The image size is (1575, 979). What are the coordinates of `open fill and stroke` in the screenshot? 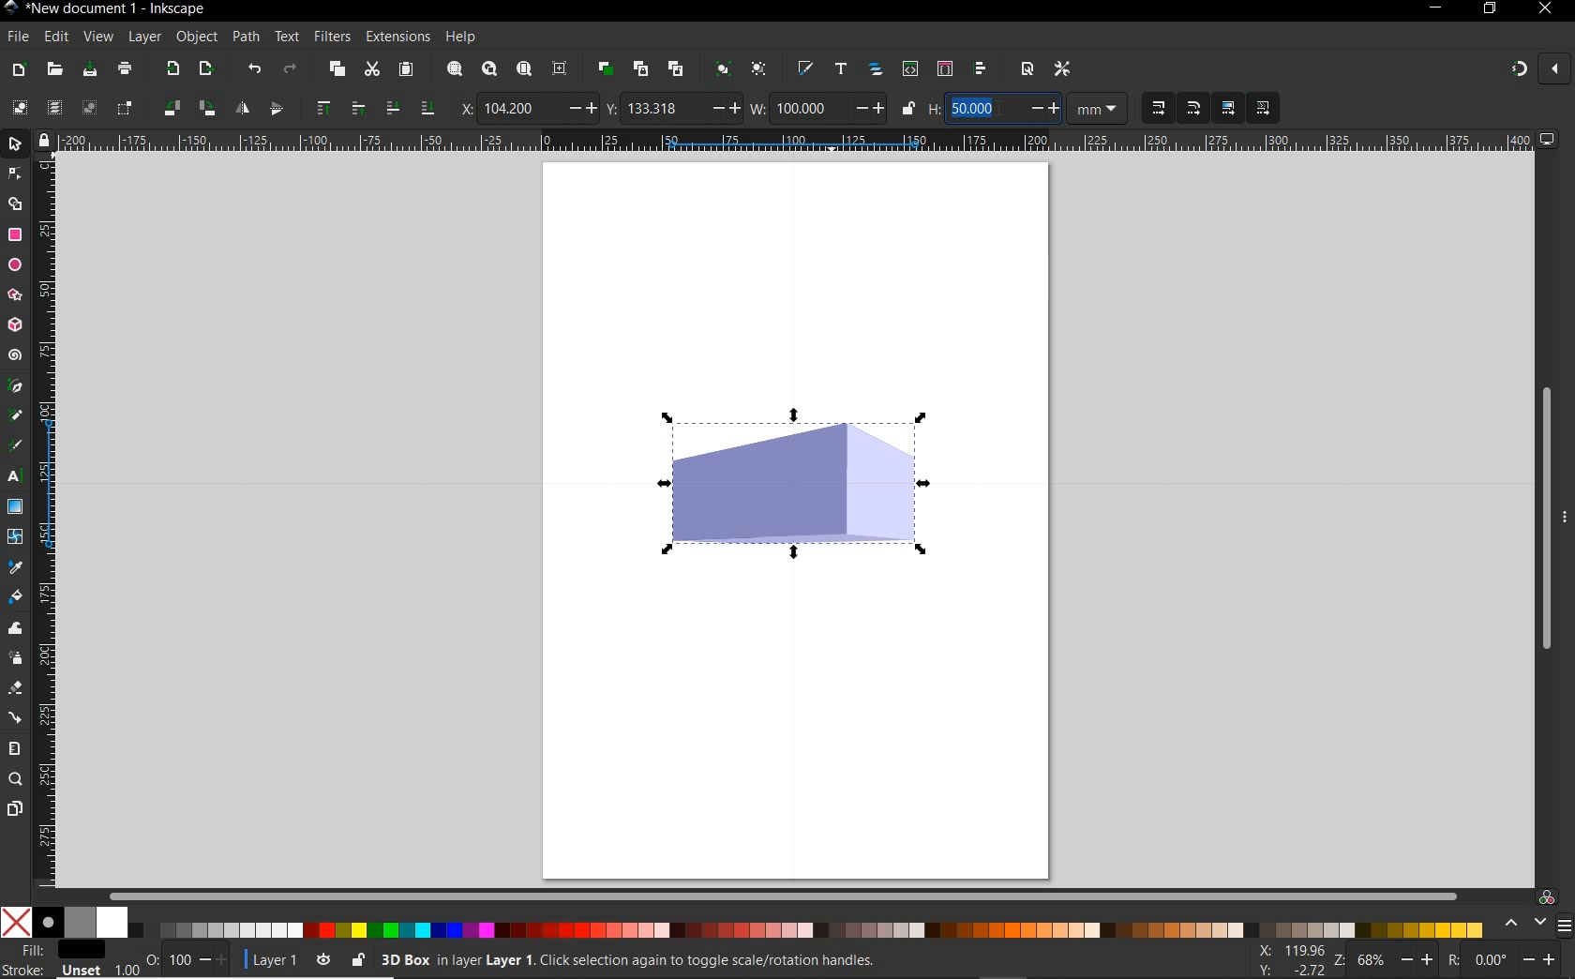 It's located at (803, 68).